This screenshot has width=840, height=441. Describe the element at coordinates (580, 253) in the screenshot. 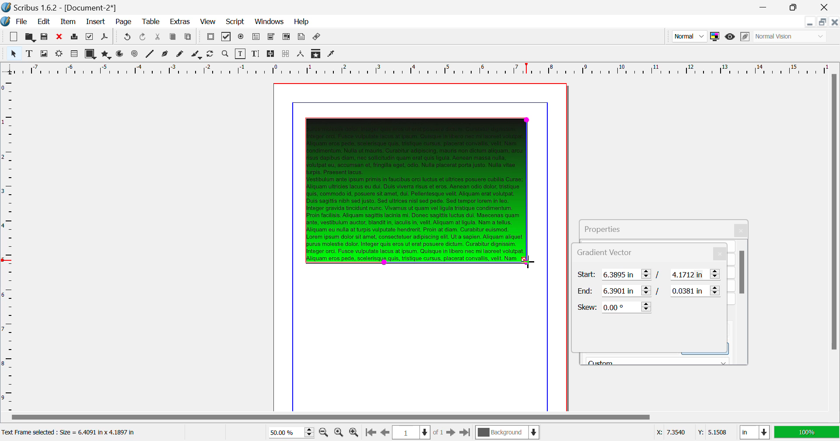

I see `Gradient Vector Tab Heading` at that location.